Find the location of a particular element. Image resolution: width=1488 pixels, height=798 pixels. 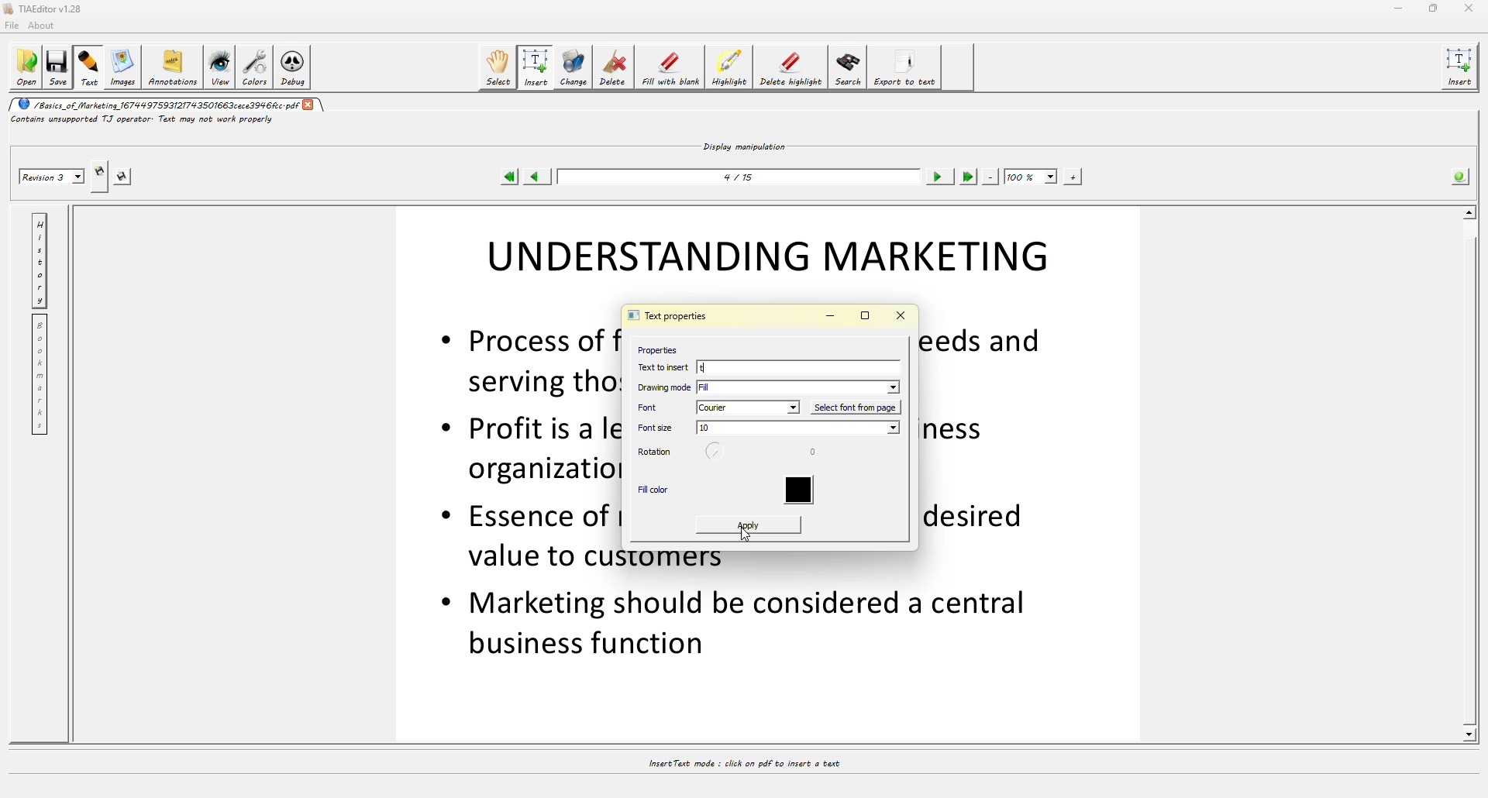

4/15 is located at coordinates (742, 176).